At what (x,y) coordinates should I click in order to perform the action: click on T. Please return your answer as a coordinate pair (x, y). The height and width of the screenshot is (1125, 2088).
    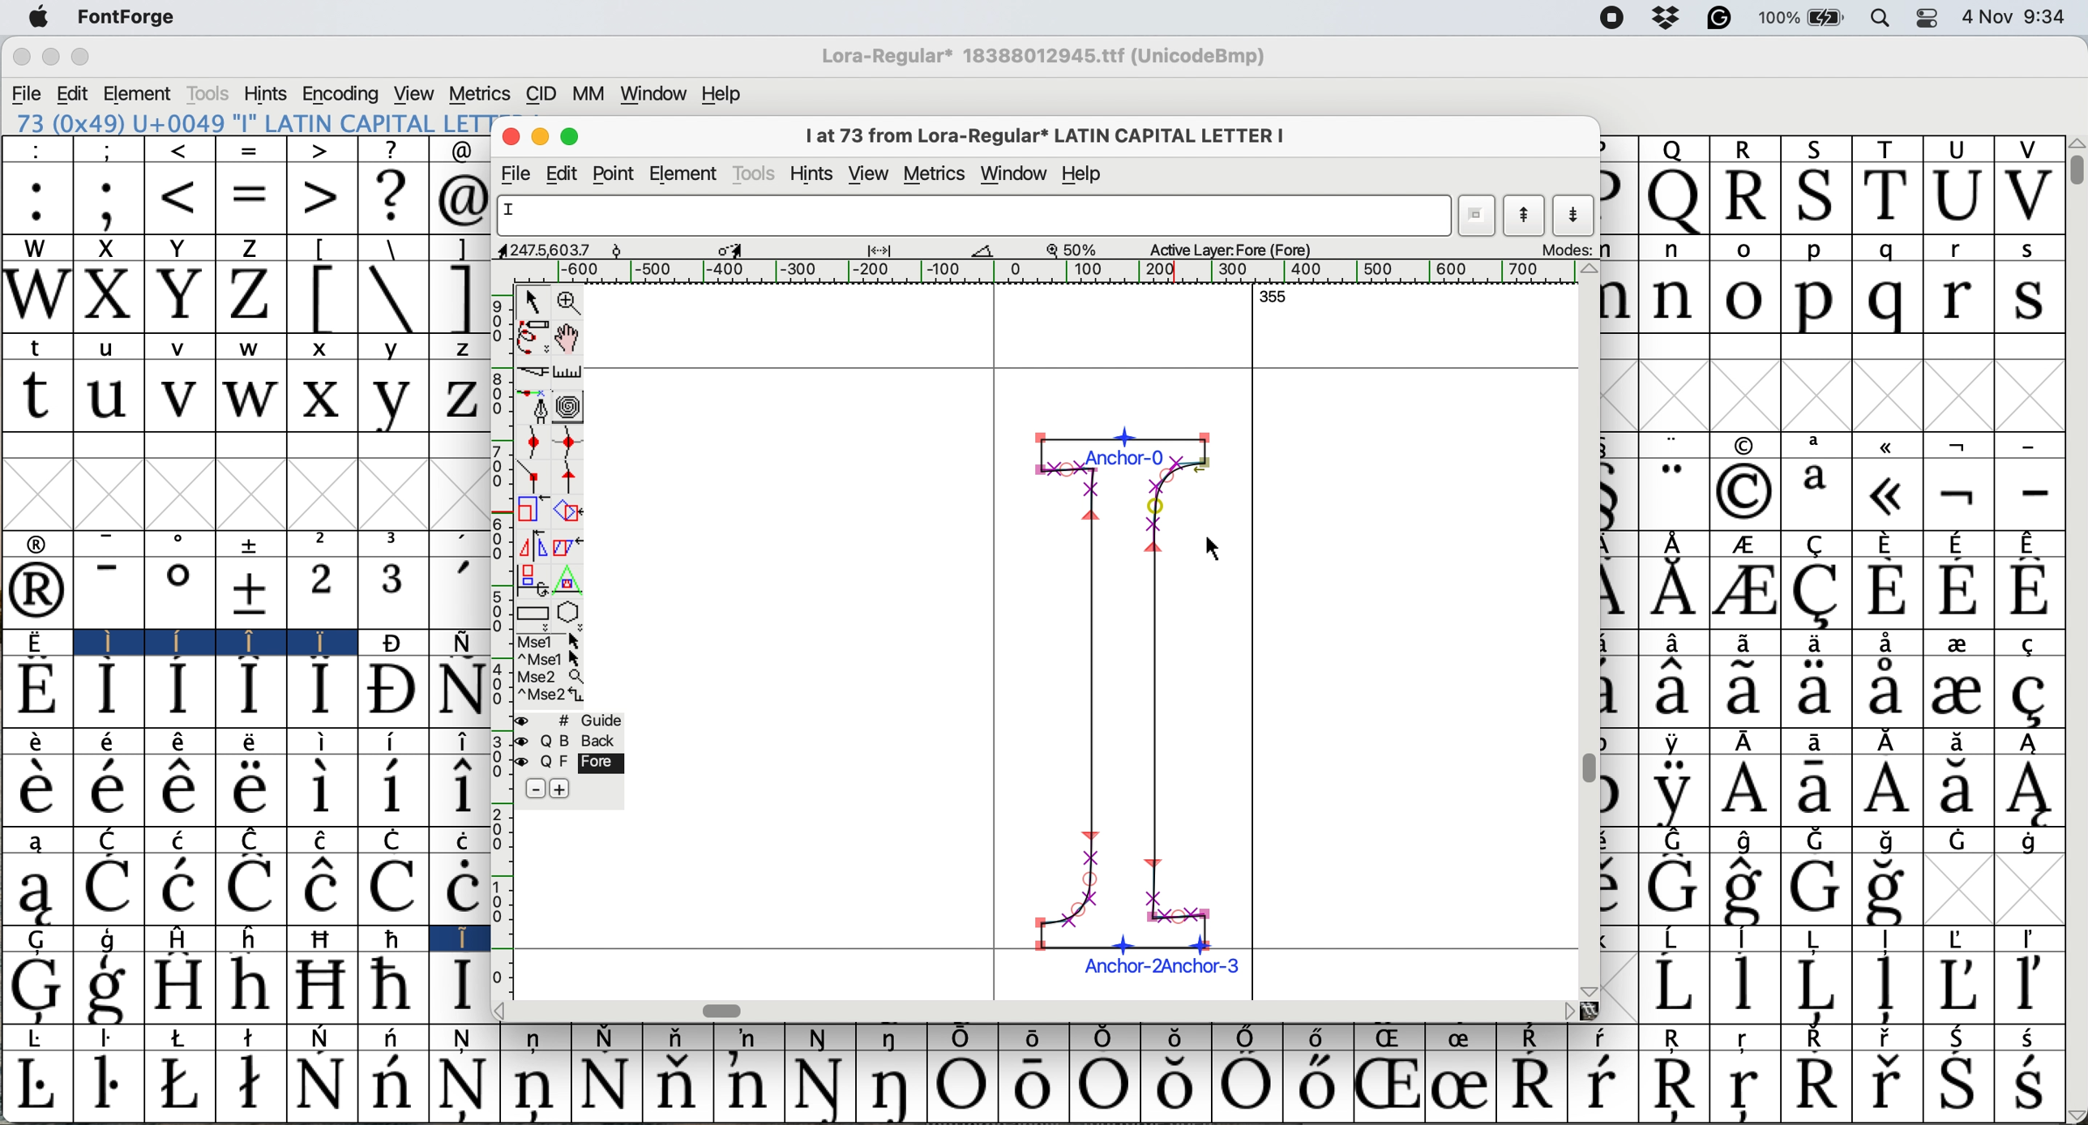
    Looking at the image, I should click on (1888, 196).